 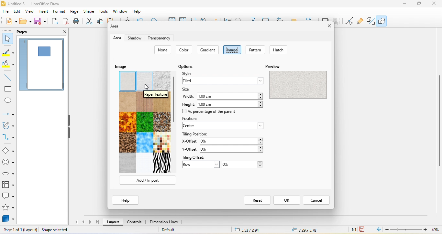 What do you see at coordinates (186, 66) in the screenshot?
I see `option` at bounding box center [186, 66].